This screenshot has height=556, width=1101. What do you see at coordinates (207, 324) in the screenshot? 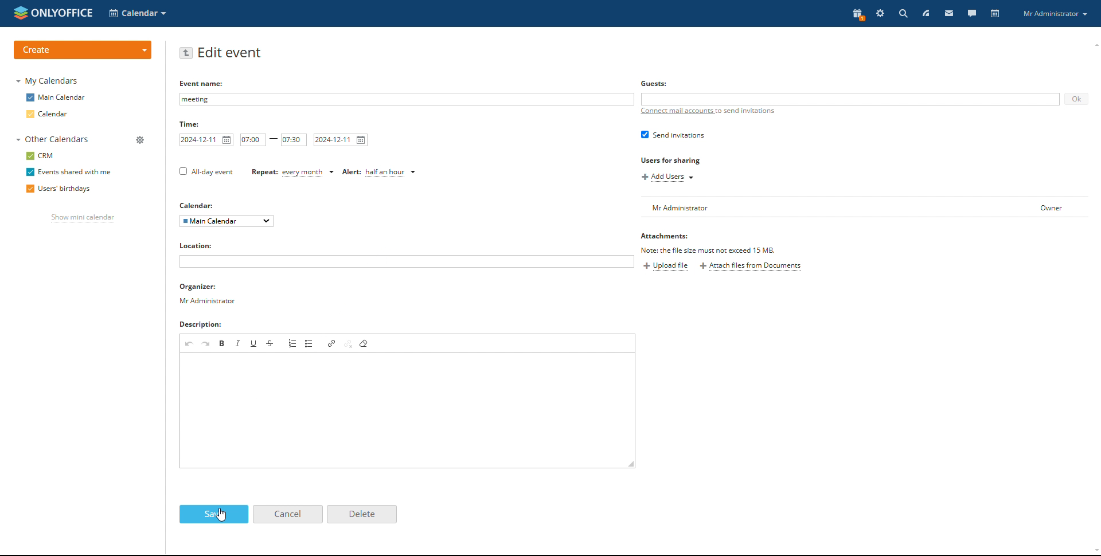
I see `Description:` at bounding box center [207, 324].